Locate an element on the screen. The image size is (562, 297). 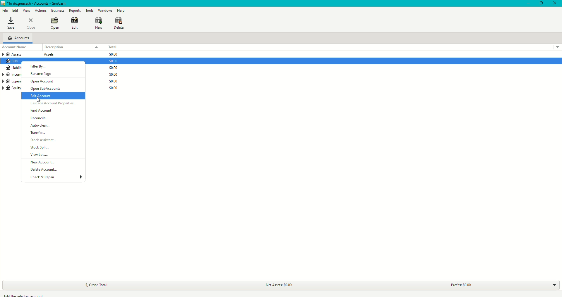
Cascade Account Properties is located at coordinates (53, 104).